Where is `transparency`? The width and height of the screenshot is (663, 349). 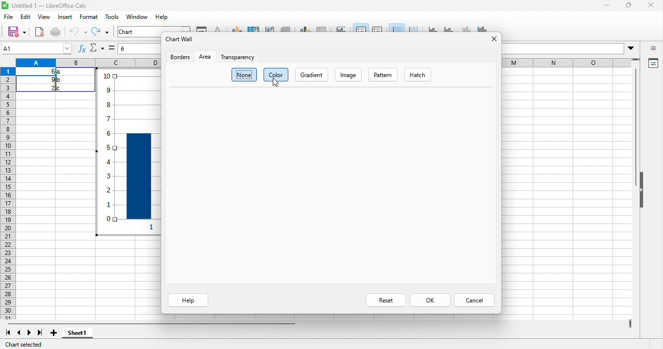 transparency is located at coordinates (240, 59).